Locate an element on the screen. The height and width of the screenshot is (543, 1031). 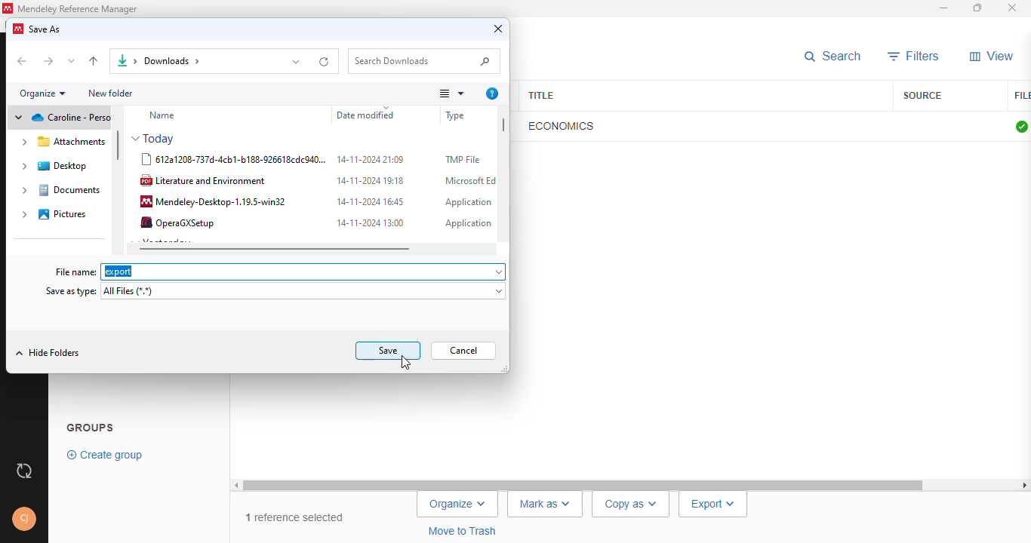
application is located at coordinates (469, 202).